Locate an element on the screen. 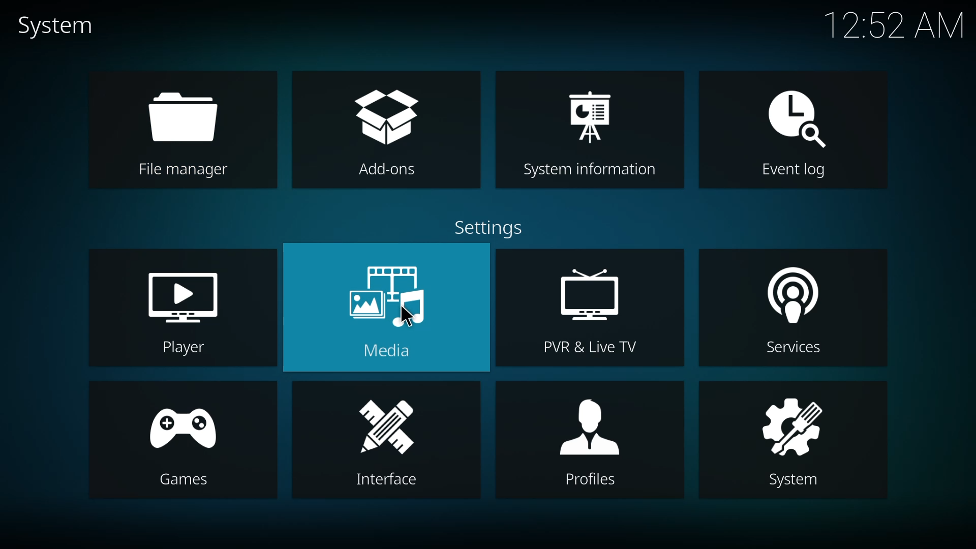 The width and height of the screenshot is (976, 549). cursor is located at coordinates (407, 317).